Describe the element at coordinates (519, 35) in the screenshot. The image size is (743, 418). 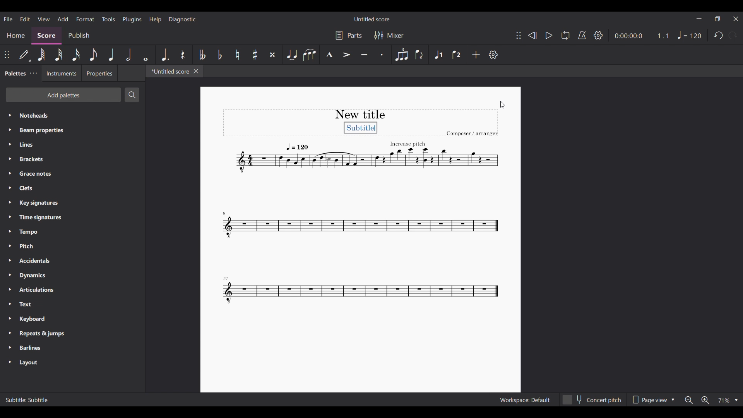
I see `Change position` at that location.